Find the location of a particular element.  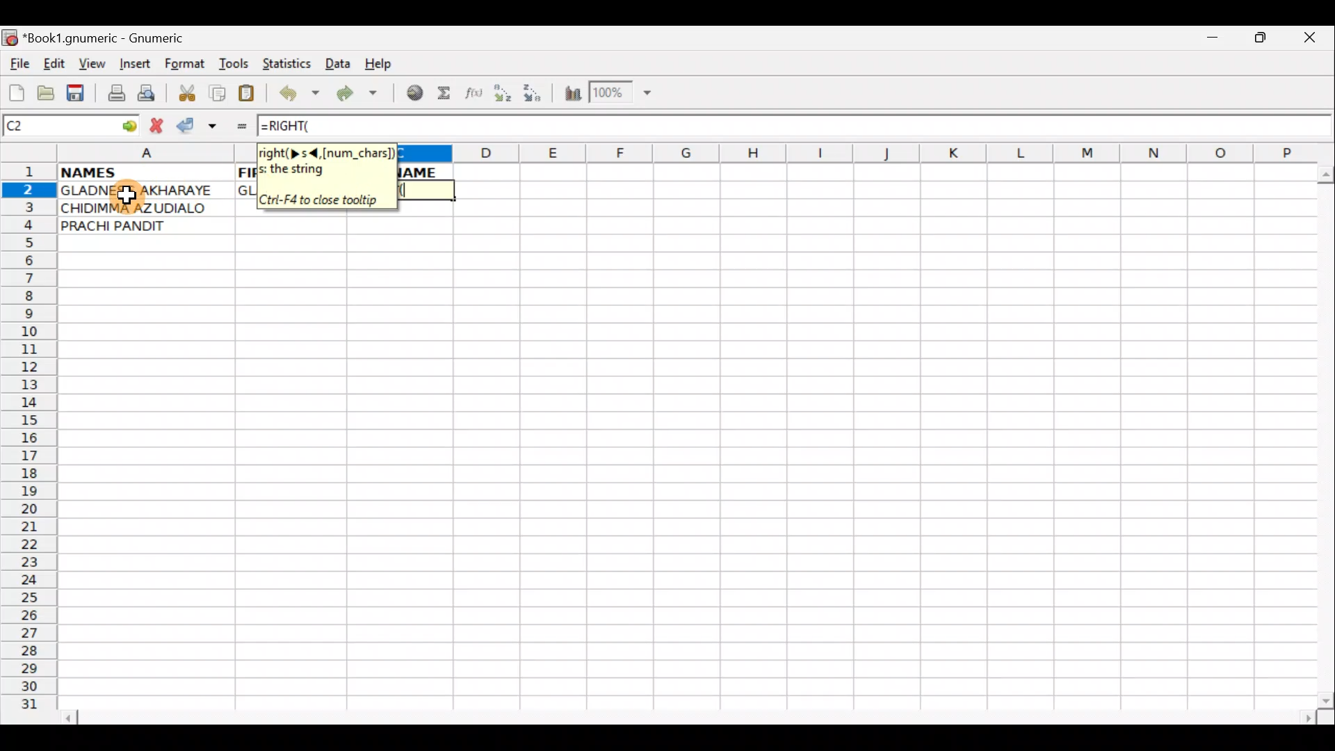

Copy selection is located at coordinates (218, 92).